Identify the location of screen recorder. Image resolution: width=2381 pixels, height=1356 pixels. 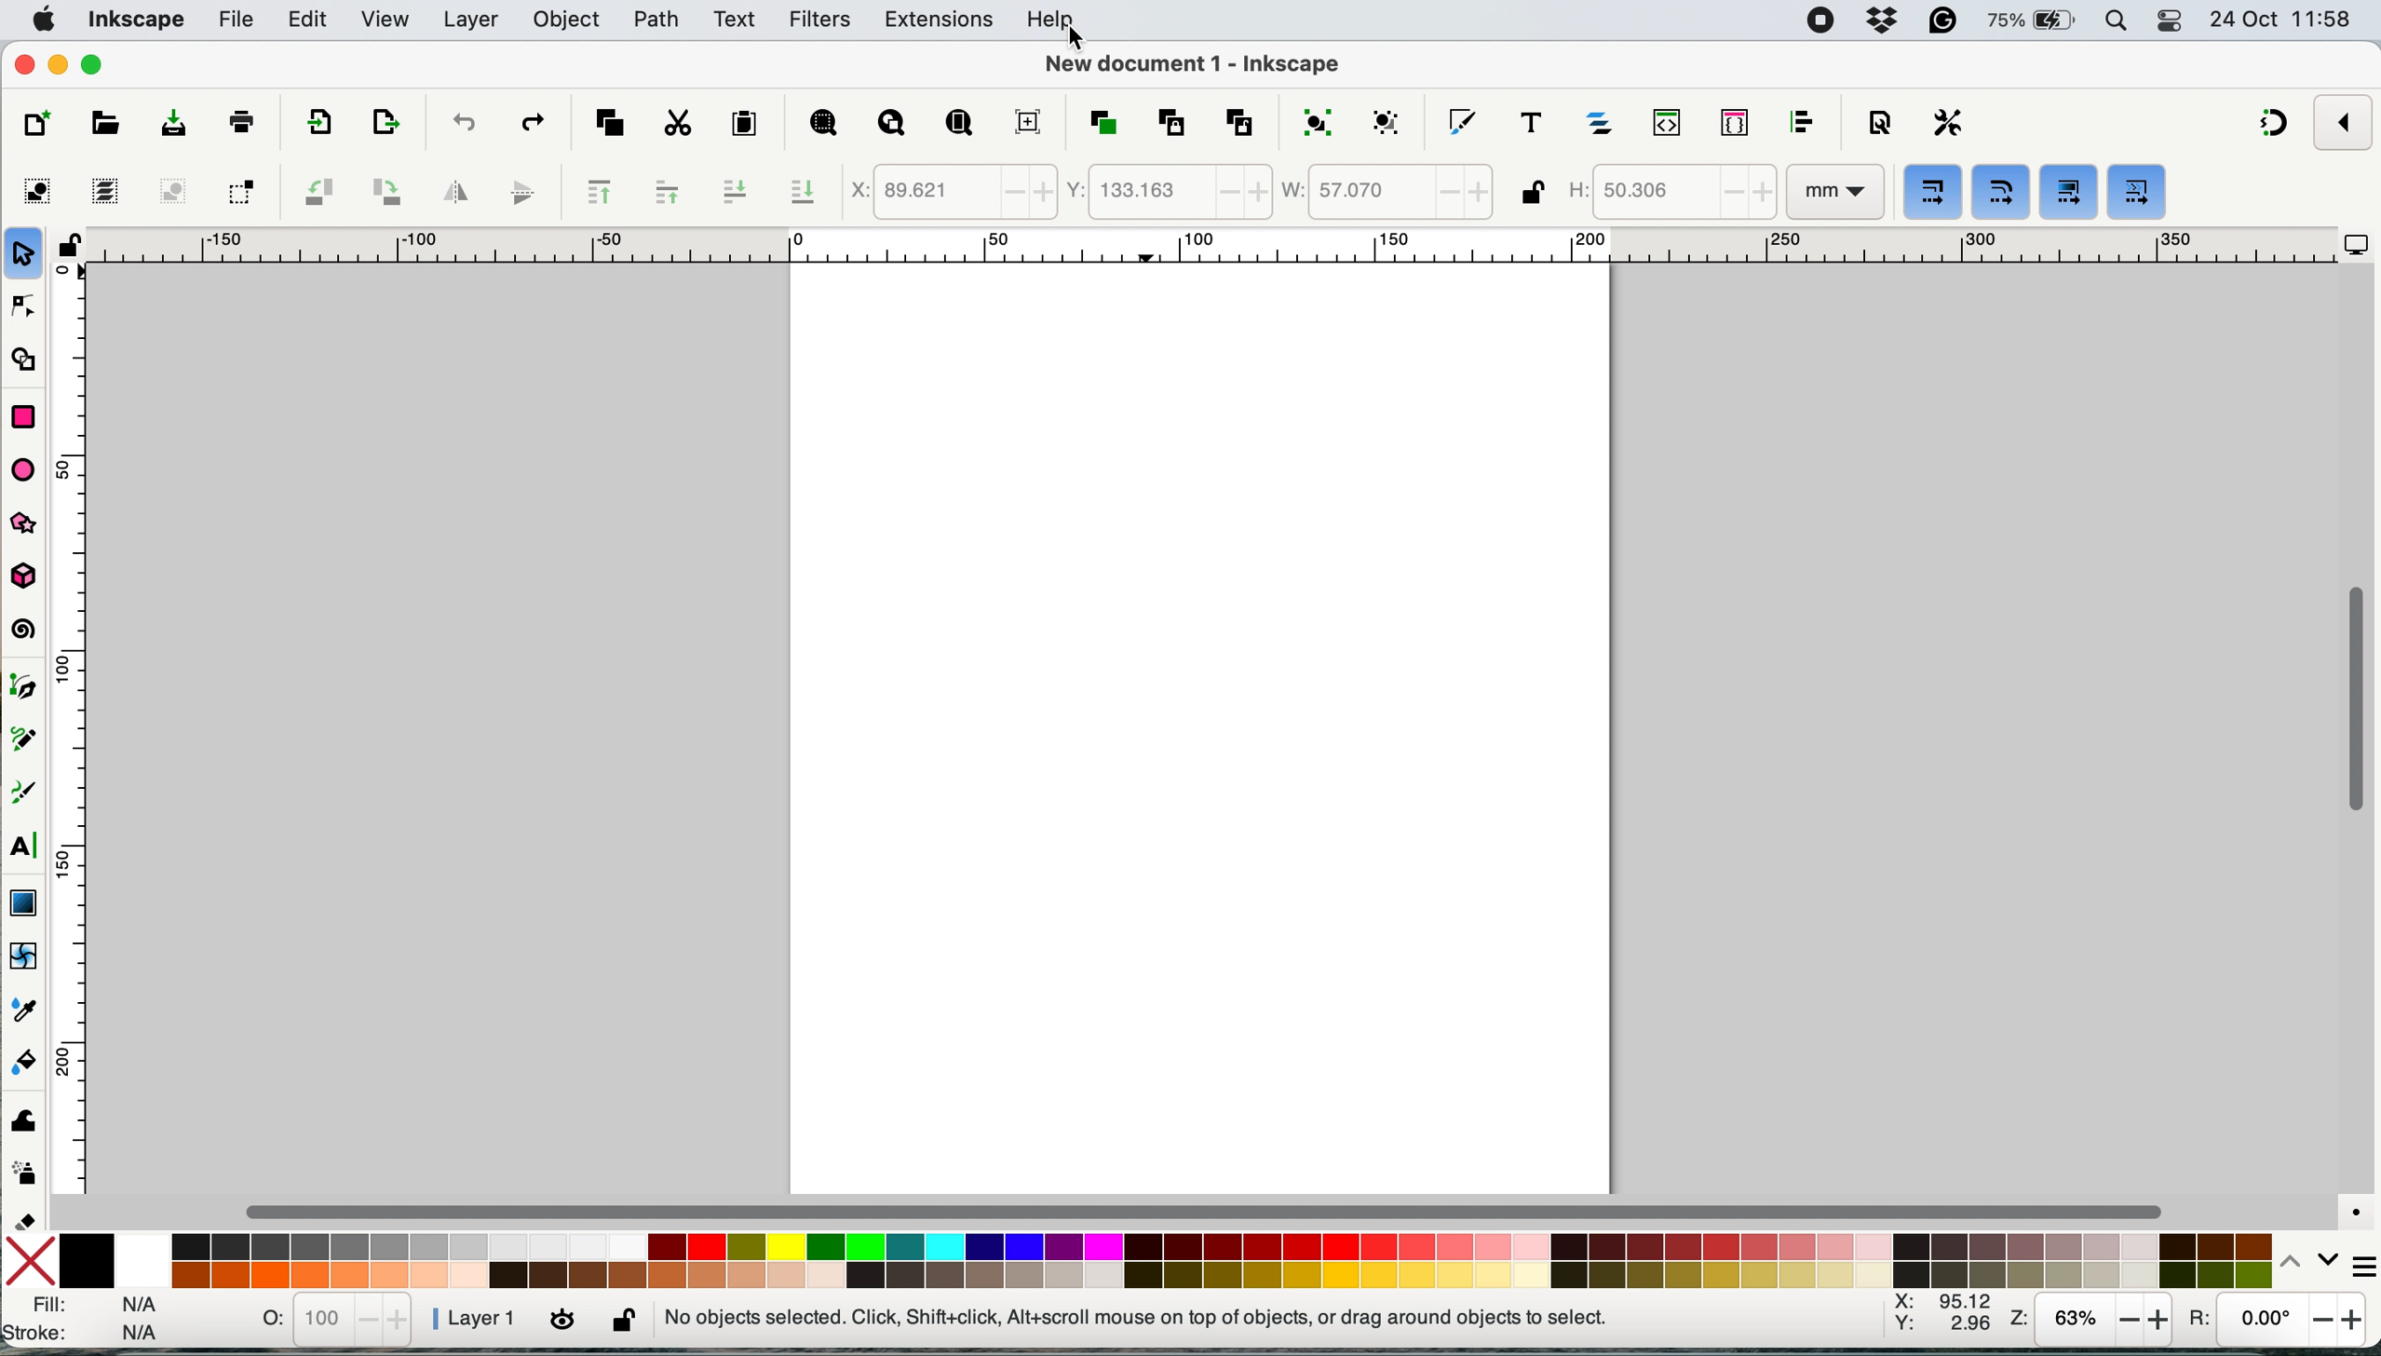
(1820, 20).